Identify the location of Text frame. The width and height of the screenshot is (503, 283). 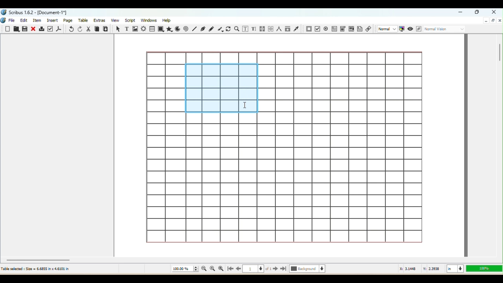
(126, 28).